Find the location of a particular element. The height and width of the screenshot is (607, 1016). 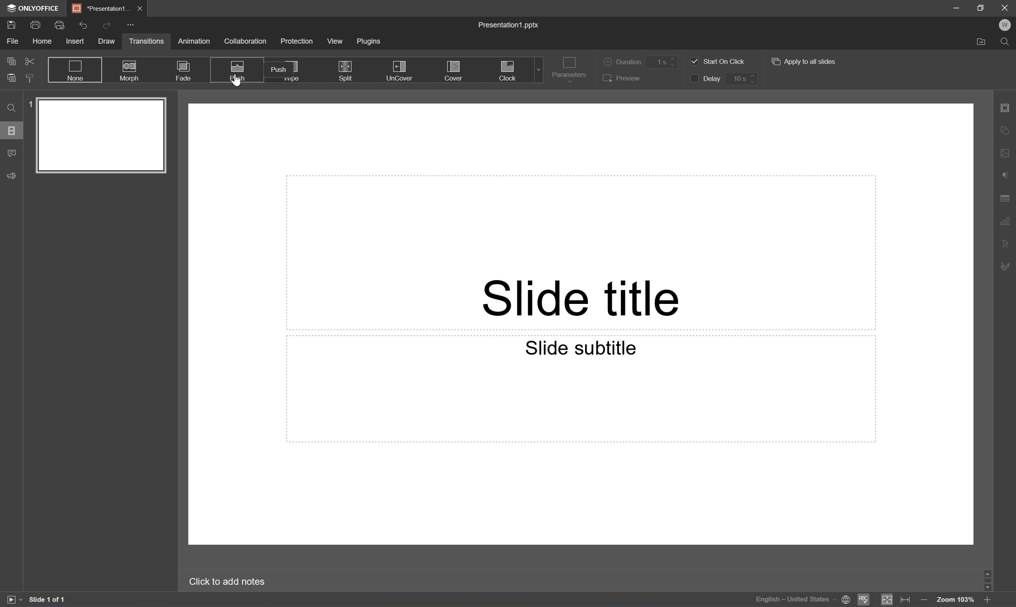

Duration is located at coordinates (622, 61).